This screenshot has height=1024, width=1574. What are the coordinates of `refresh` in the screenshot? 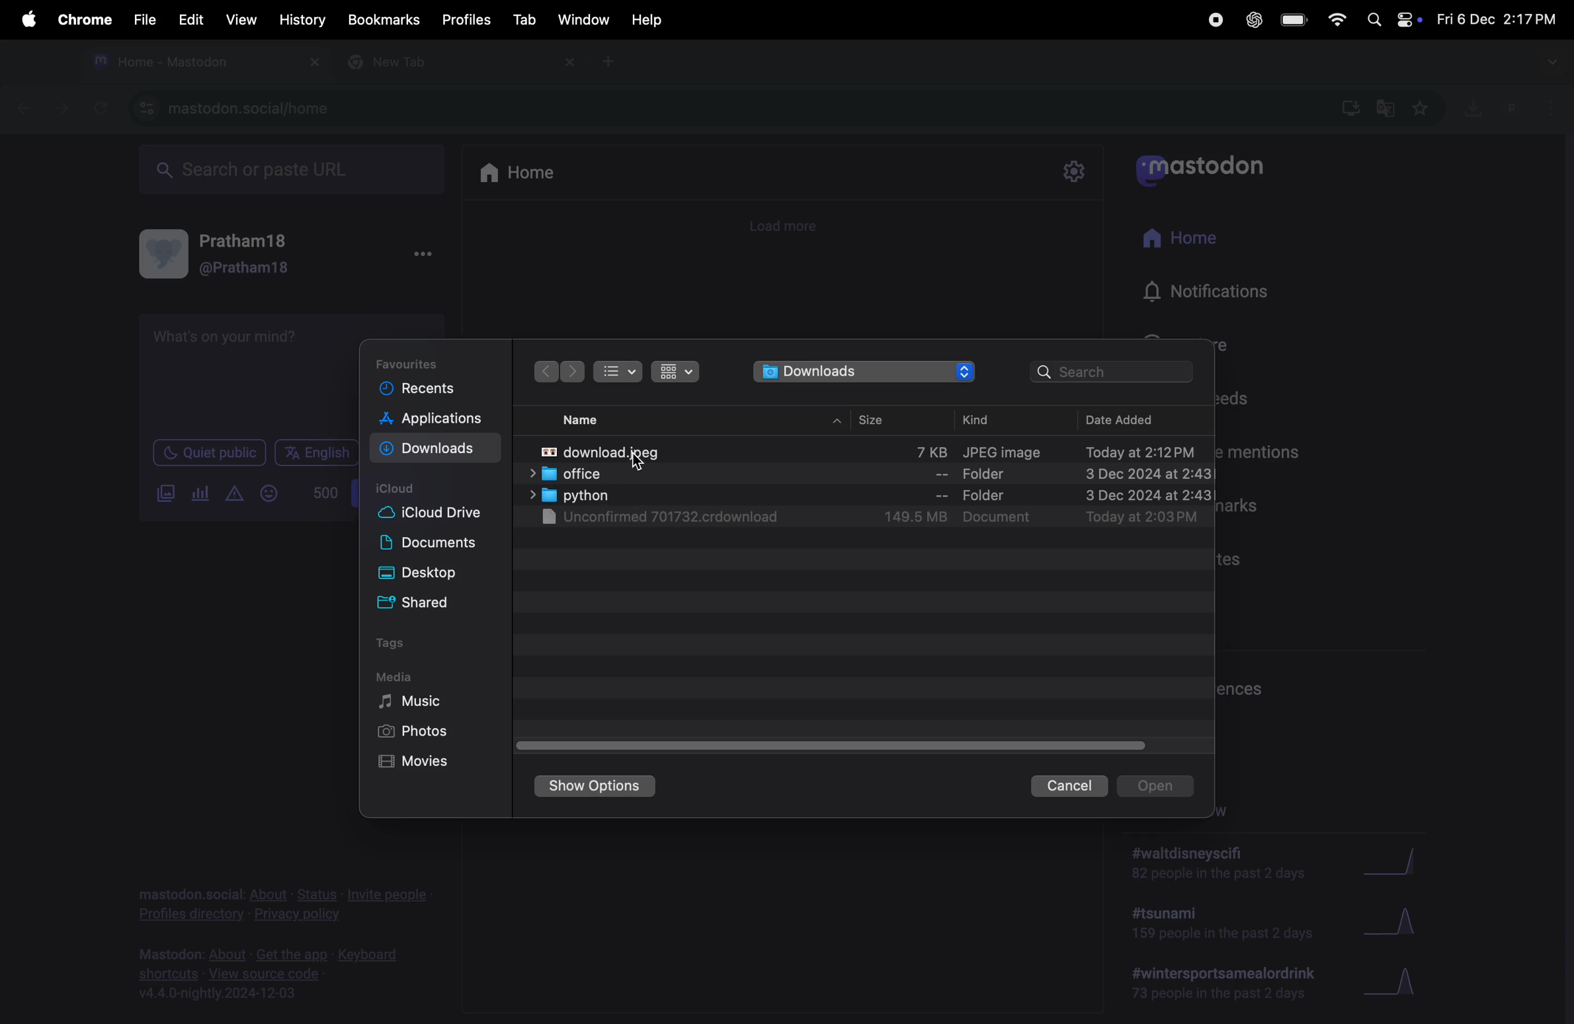 It's located at (98, 107).